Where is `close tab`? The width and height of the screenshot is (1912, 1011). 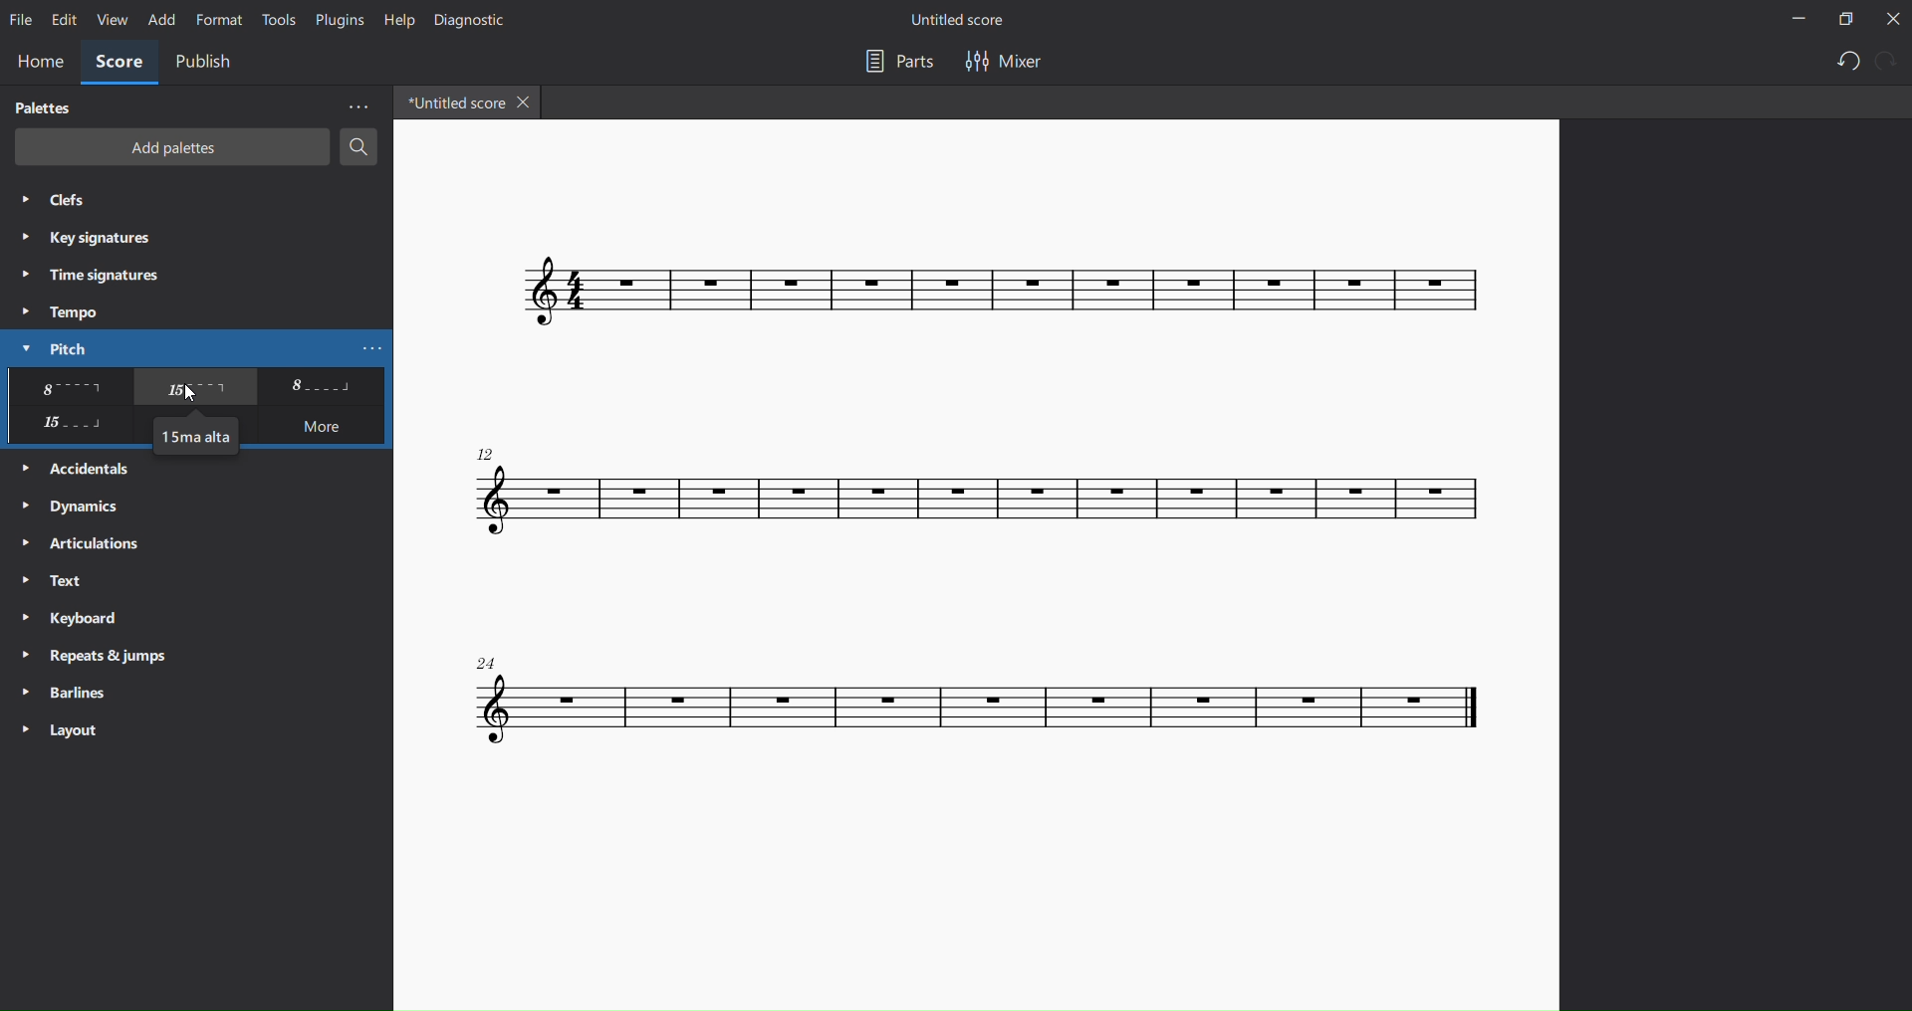
close tab is located at coordinates (527, 101).